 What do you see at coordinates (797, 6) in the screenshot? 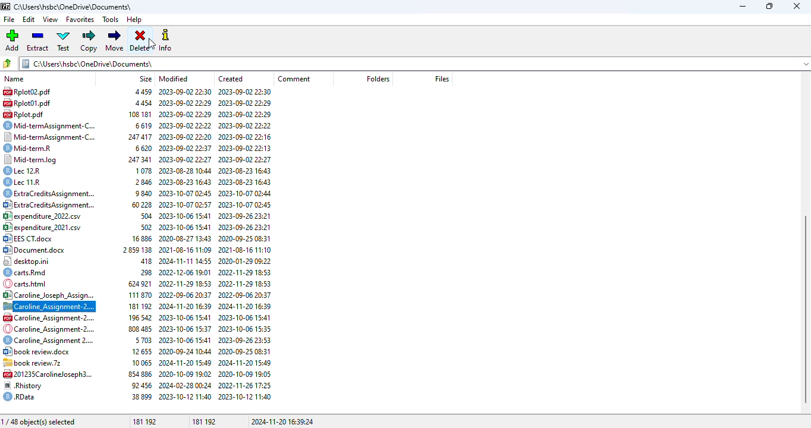
I see `close` at bounding box center [797, 6].